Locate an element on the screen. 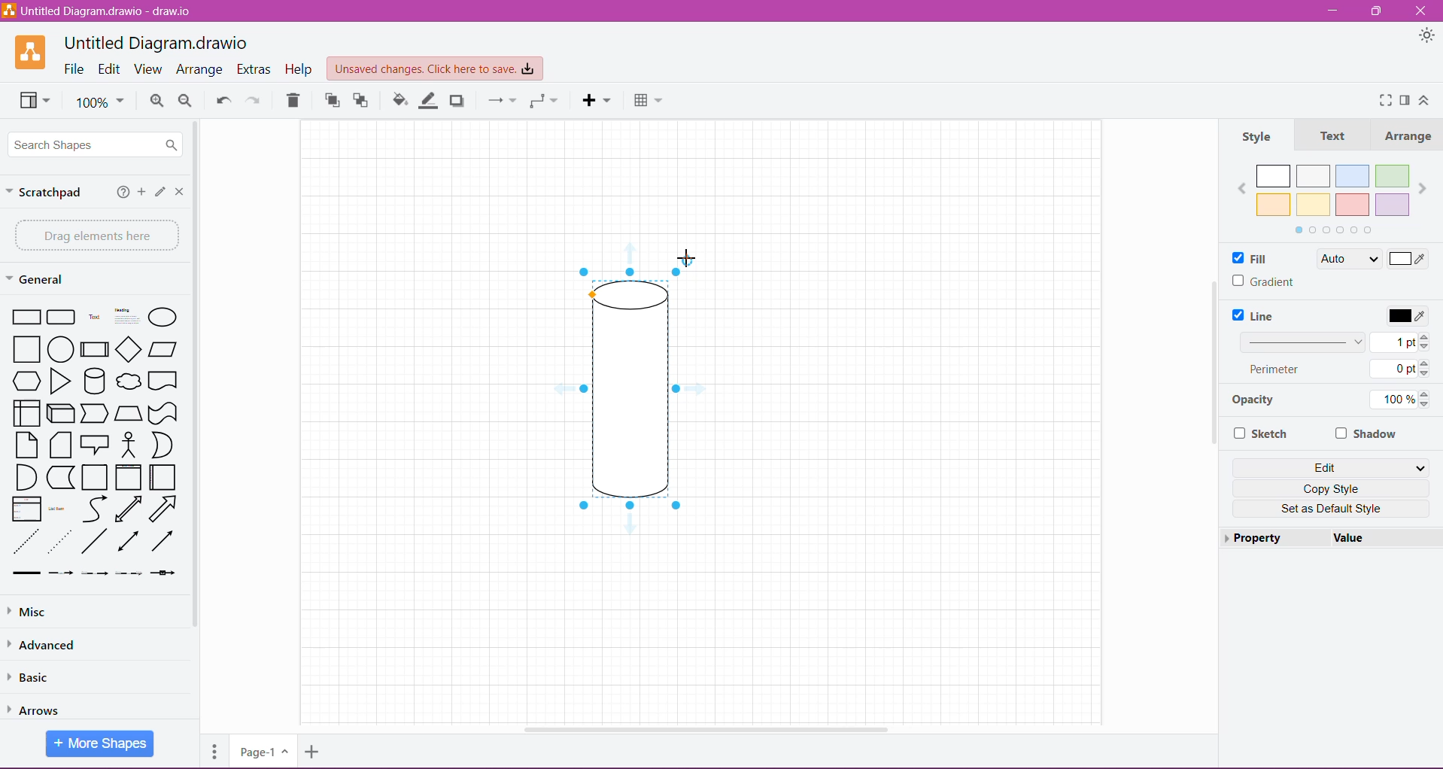 This screenshot has width=1443, height=769. Edit is located at coordinates (159, 192).